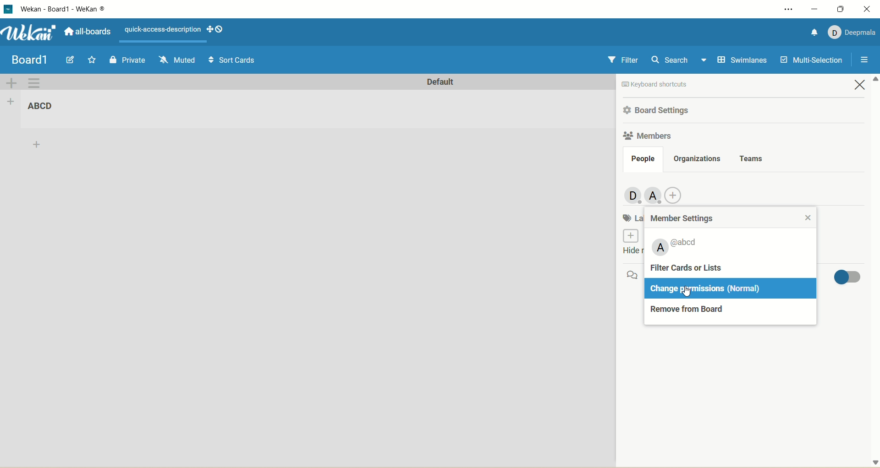 This screenshot has width=880, height=468. What do you see at coordinates (785, 8) in the screenshot?
I see `setting and more` at bounding box center [785, 8].